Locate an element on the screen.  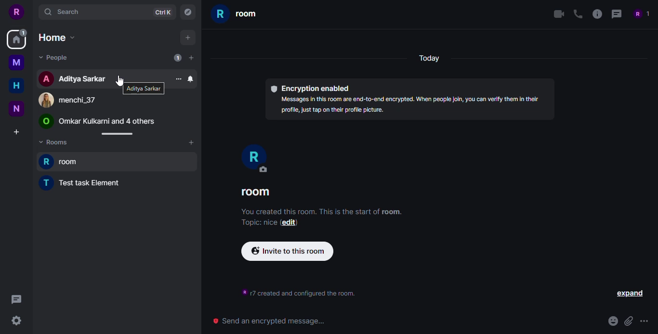
1 is located at coordinates (24, 32).